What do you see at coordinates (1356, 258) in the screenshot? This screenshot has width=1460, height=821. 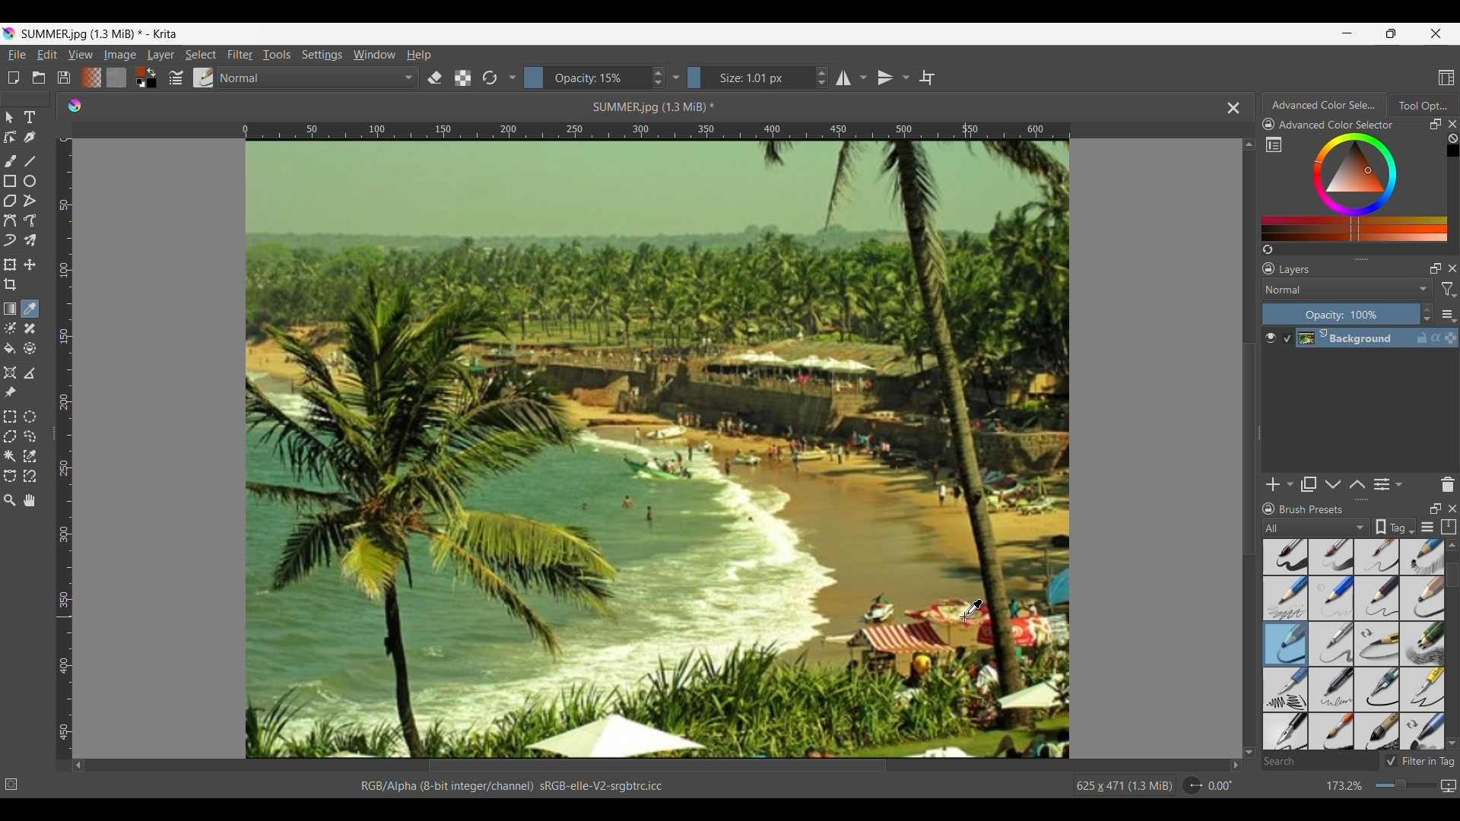 I see `Change height of panels attached to the line` at bounding box center [1356, 258].